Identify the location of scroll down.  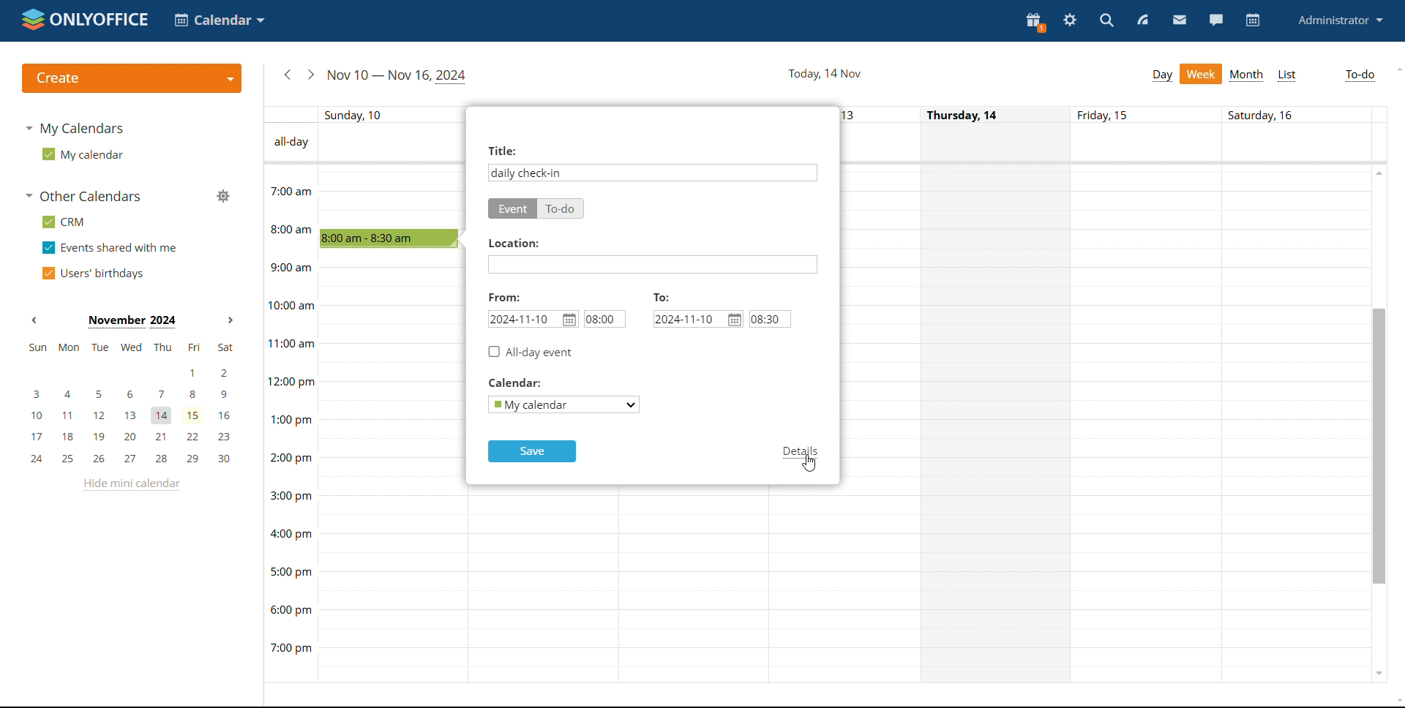
(1396, 700).